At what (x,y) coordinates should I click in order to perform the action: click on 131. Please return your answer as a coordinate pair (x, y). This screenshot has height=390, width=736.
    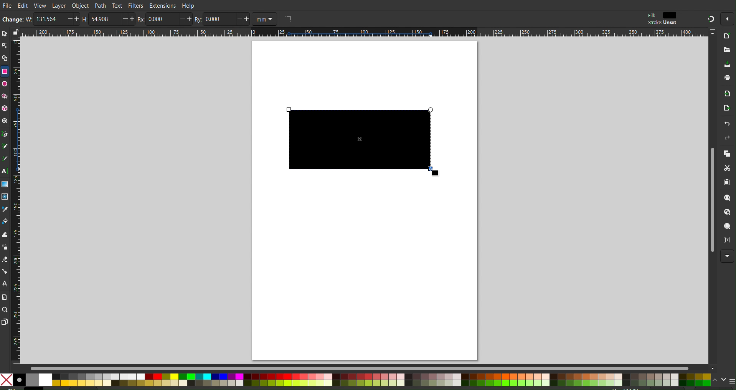
    Looking at the image, I should click on (50, 19).